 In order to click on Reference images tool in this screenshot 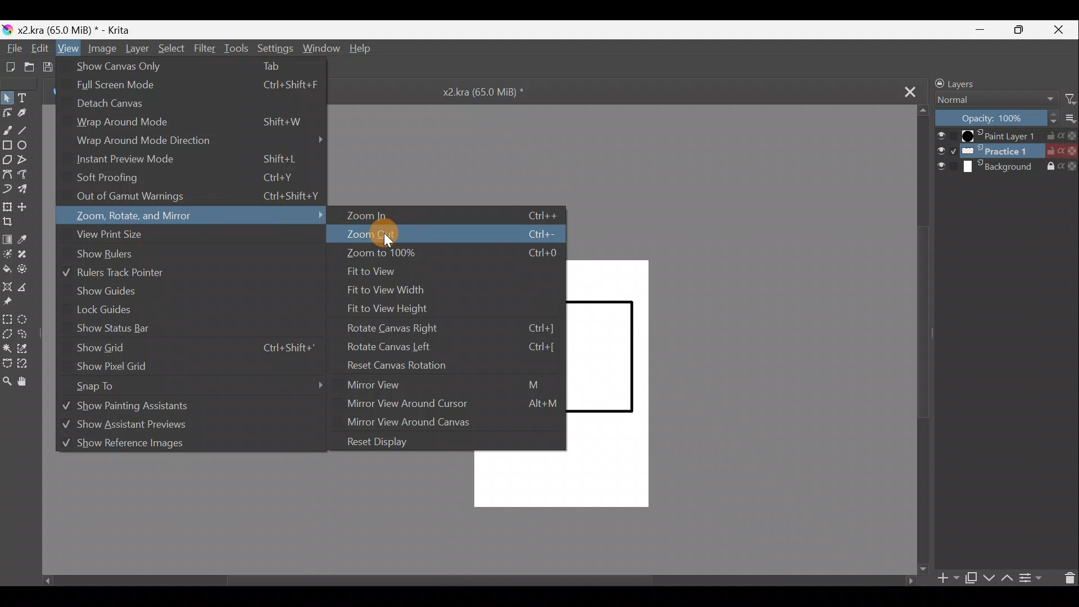, I will do `click(15, 303)`.